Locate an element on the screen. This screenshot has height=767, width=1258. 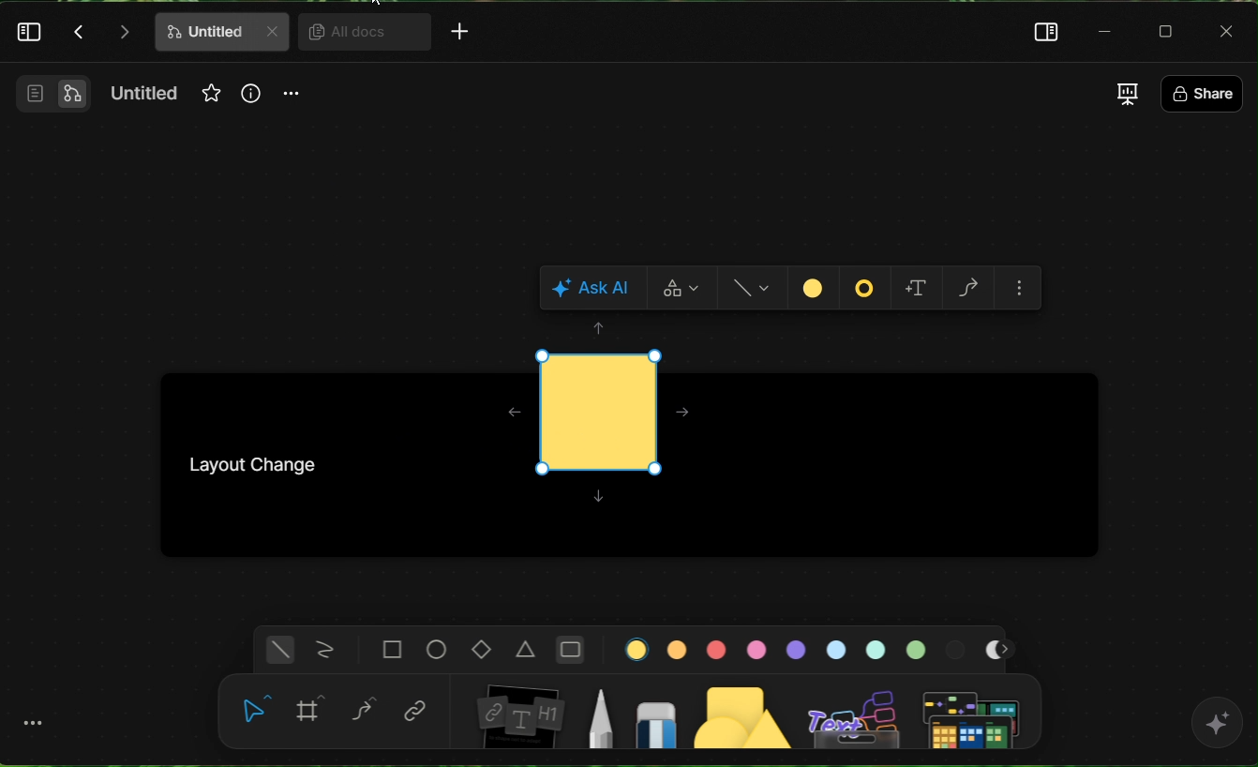
shape is located at coordinates (740, 713).